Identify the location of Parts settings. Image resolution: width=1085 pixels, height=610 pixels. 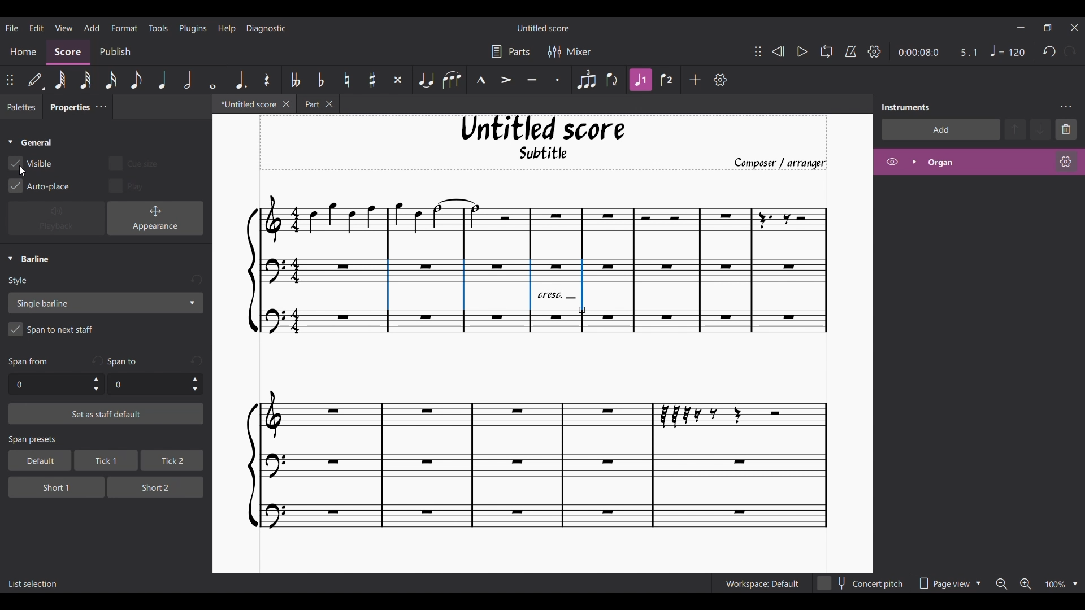
(511, 51).